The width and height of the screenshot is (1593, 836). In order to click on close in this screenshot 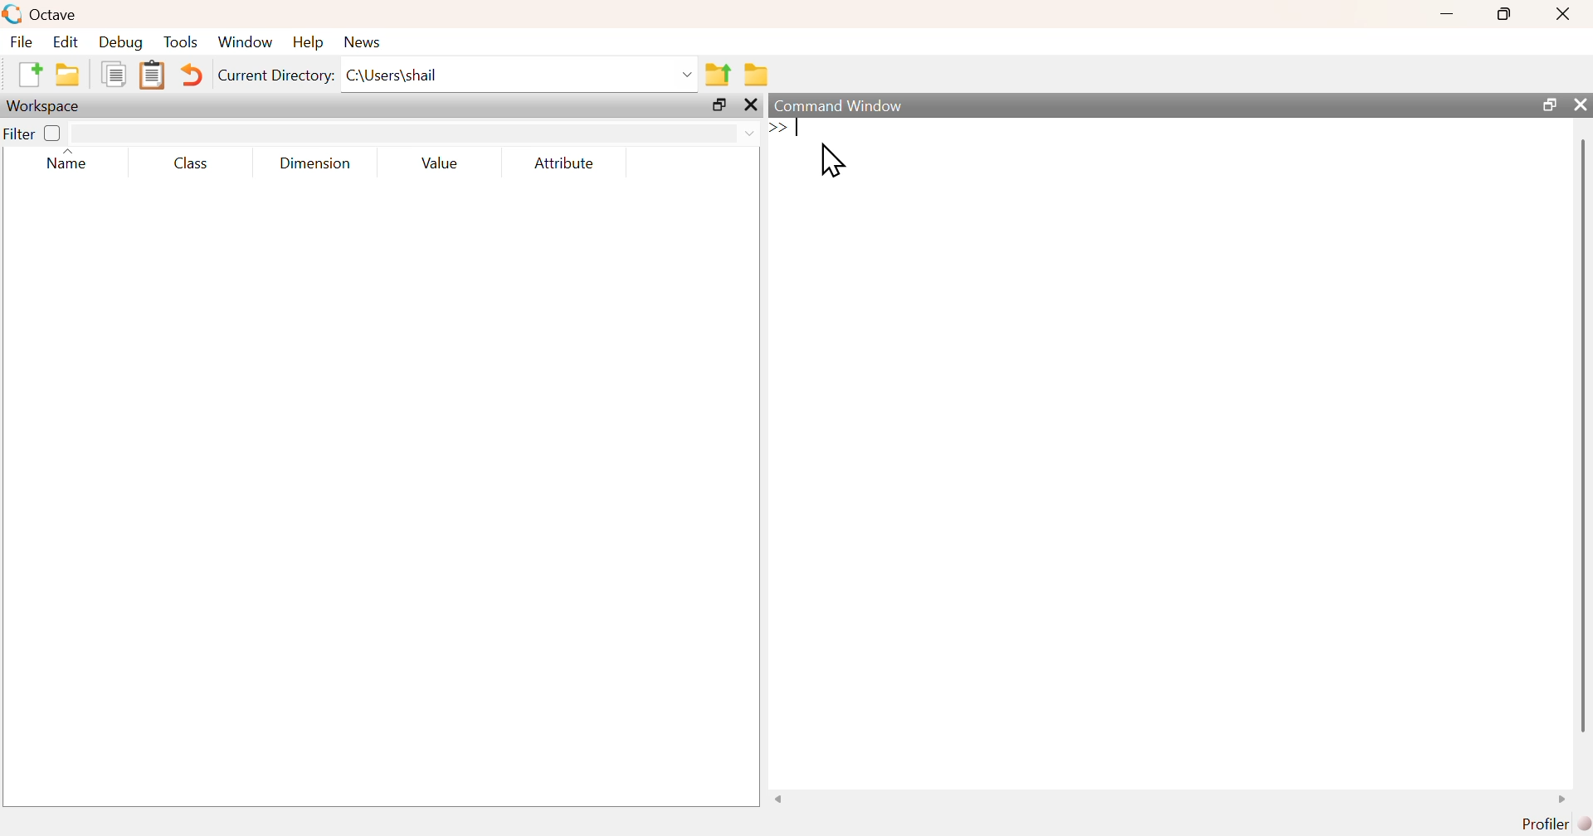, I will do `click(1578, 104)`.